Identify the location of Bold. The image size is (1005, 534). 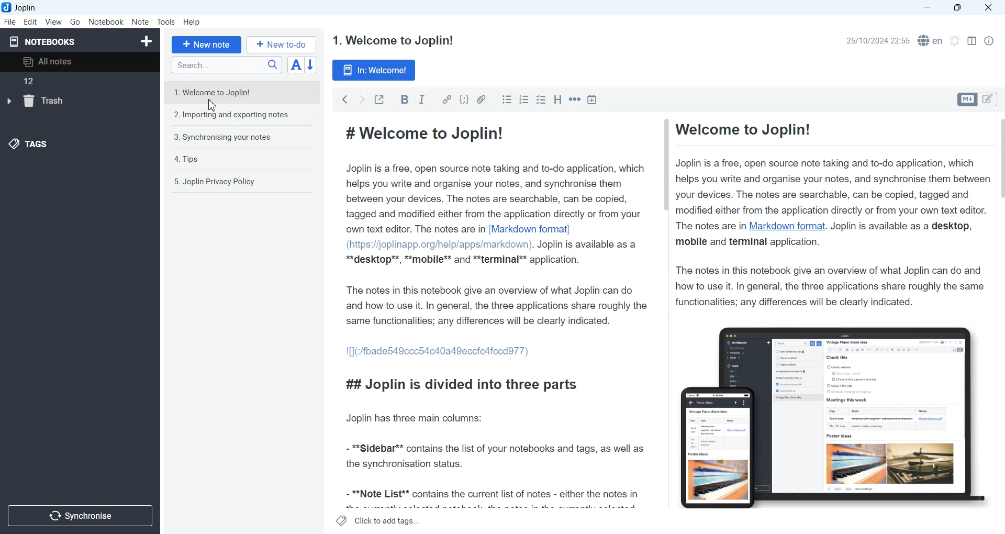
(405, 99).